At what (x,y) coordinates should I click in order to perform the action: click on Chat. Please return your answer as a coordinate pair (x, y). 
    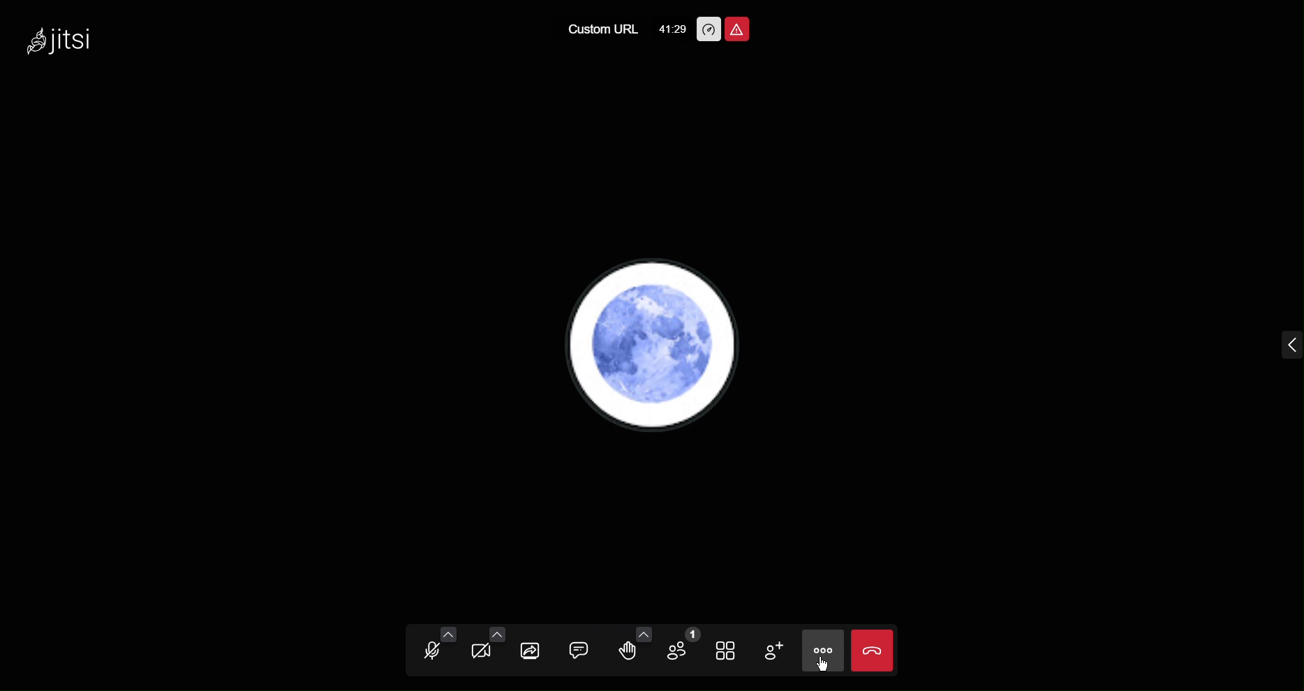
    Looking at the image, I should click on (581, 648).